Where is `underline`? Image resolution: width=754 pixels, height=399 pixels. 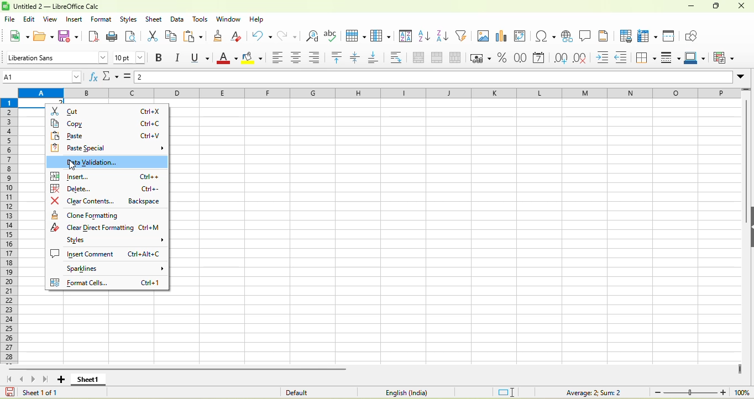
underline is located at coordinates (203, 58).